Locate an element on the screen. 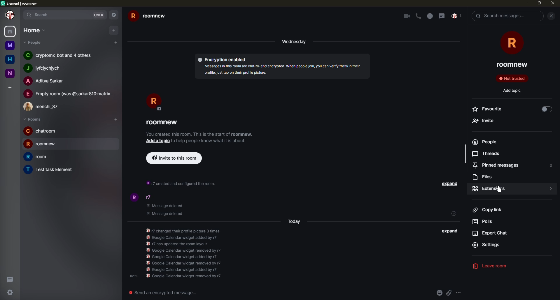 This screenshot has width=560, height=300. info is located at coordinates (186, 253).